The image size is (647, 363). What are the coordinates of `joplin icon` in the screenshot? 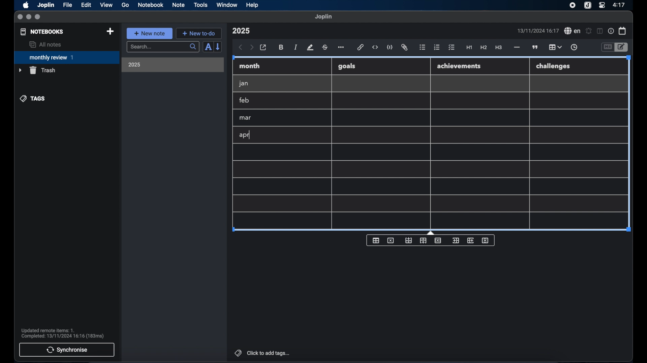 It's located at (587, 6).